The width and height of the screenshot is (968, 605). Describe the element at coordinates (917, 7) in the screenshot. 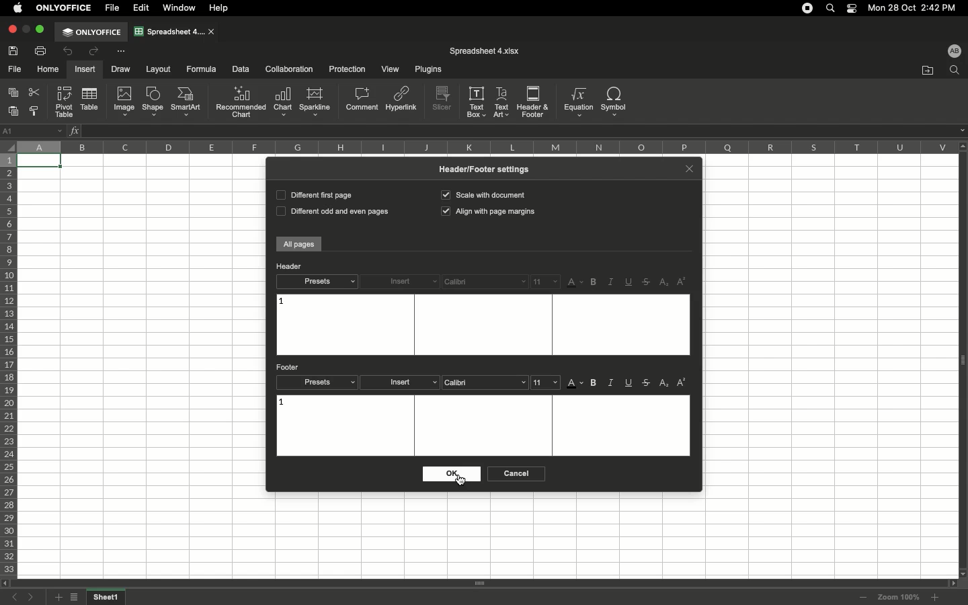

I see `Date/time` at that location.